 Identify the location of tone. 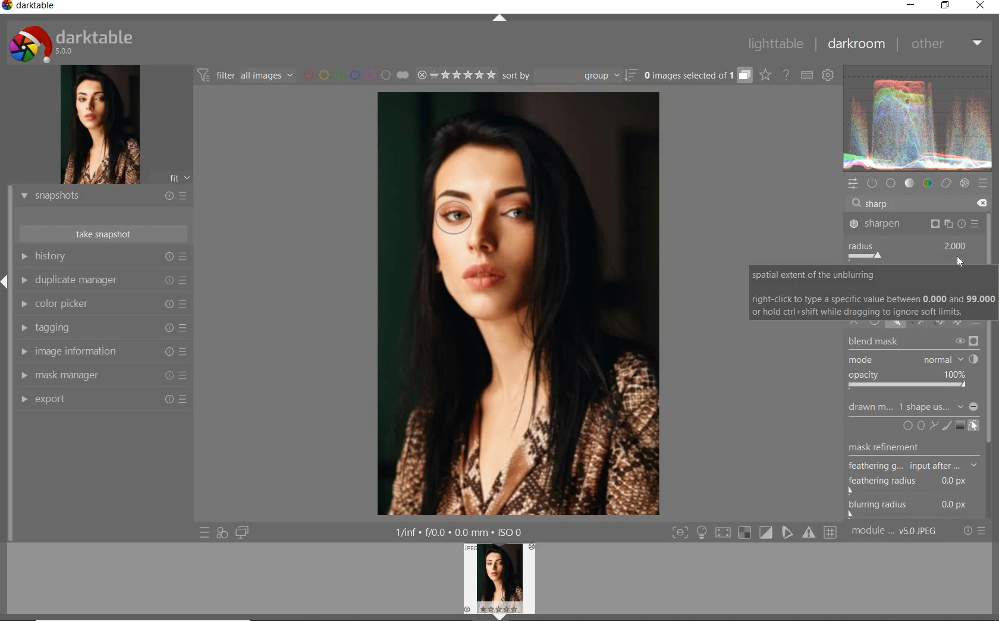
(909, 183).